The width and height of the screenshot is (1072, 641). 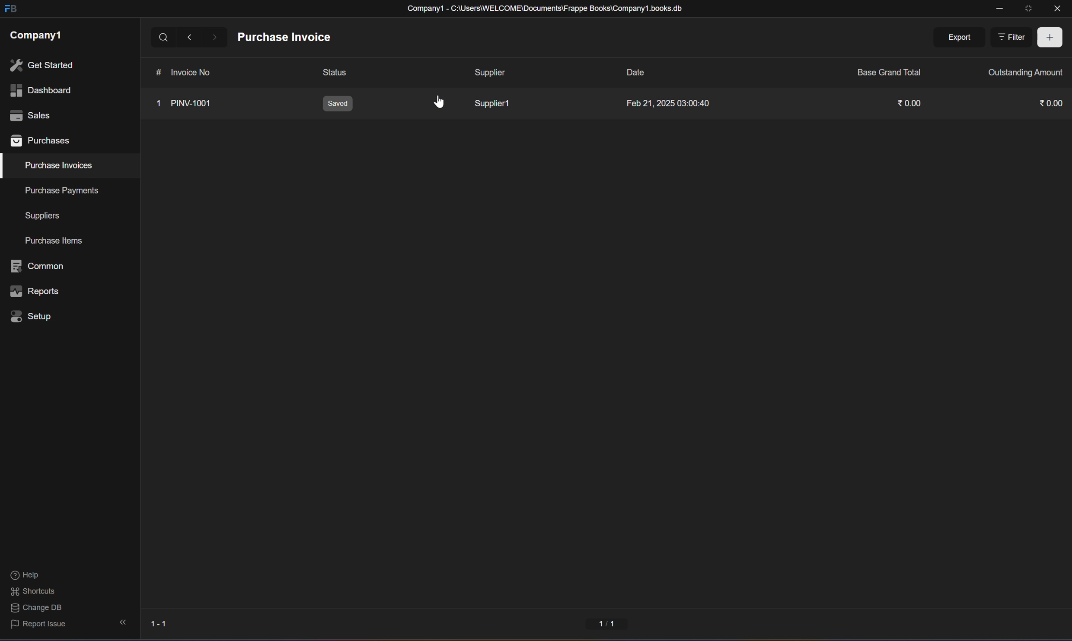 What do you see at coordinates (190, 37) in the screenshot?
I see `previous` at bounding box center [190, 37].